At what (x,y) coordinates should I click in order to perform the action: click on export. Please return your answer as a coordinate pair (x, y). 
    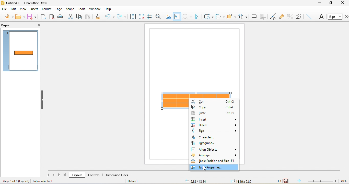
    Looking at the image, I should click on (43, 17).